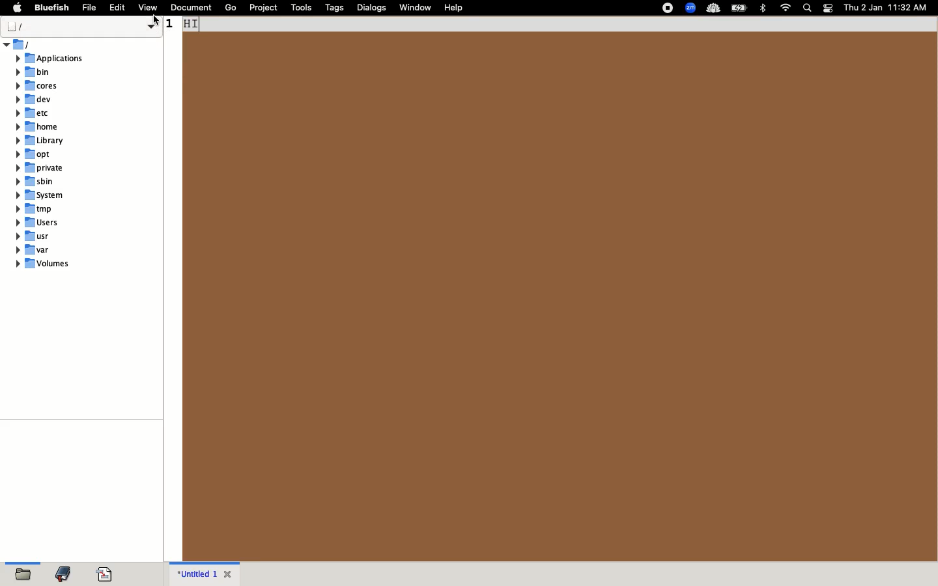  I want to click on bin, so click(34, 72).